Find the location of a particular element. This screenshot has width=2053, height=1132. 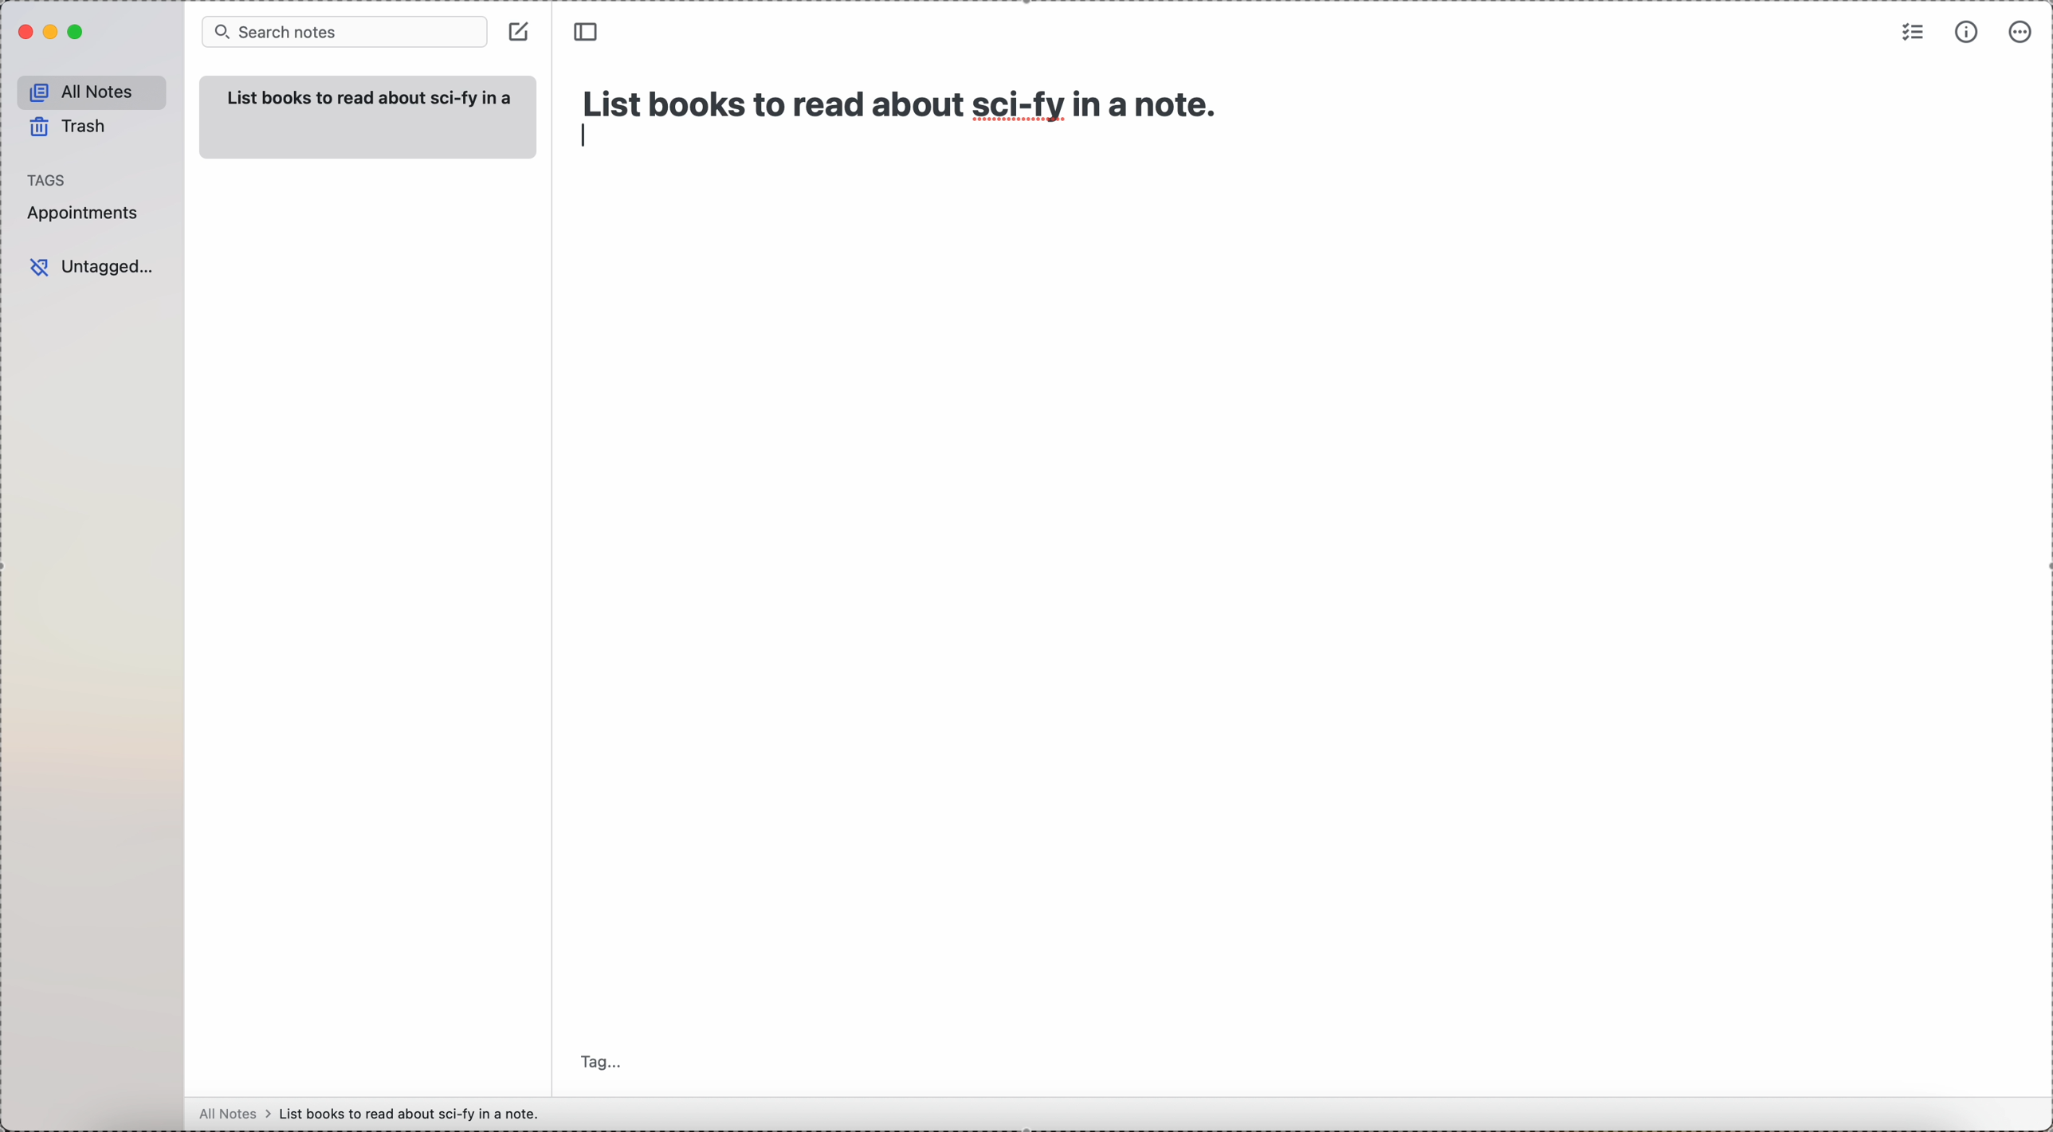

note is located at coordinates (363, 119).